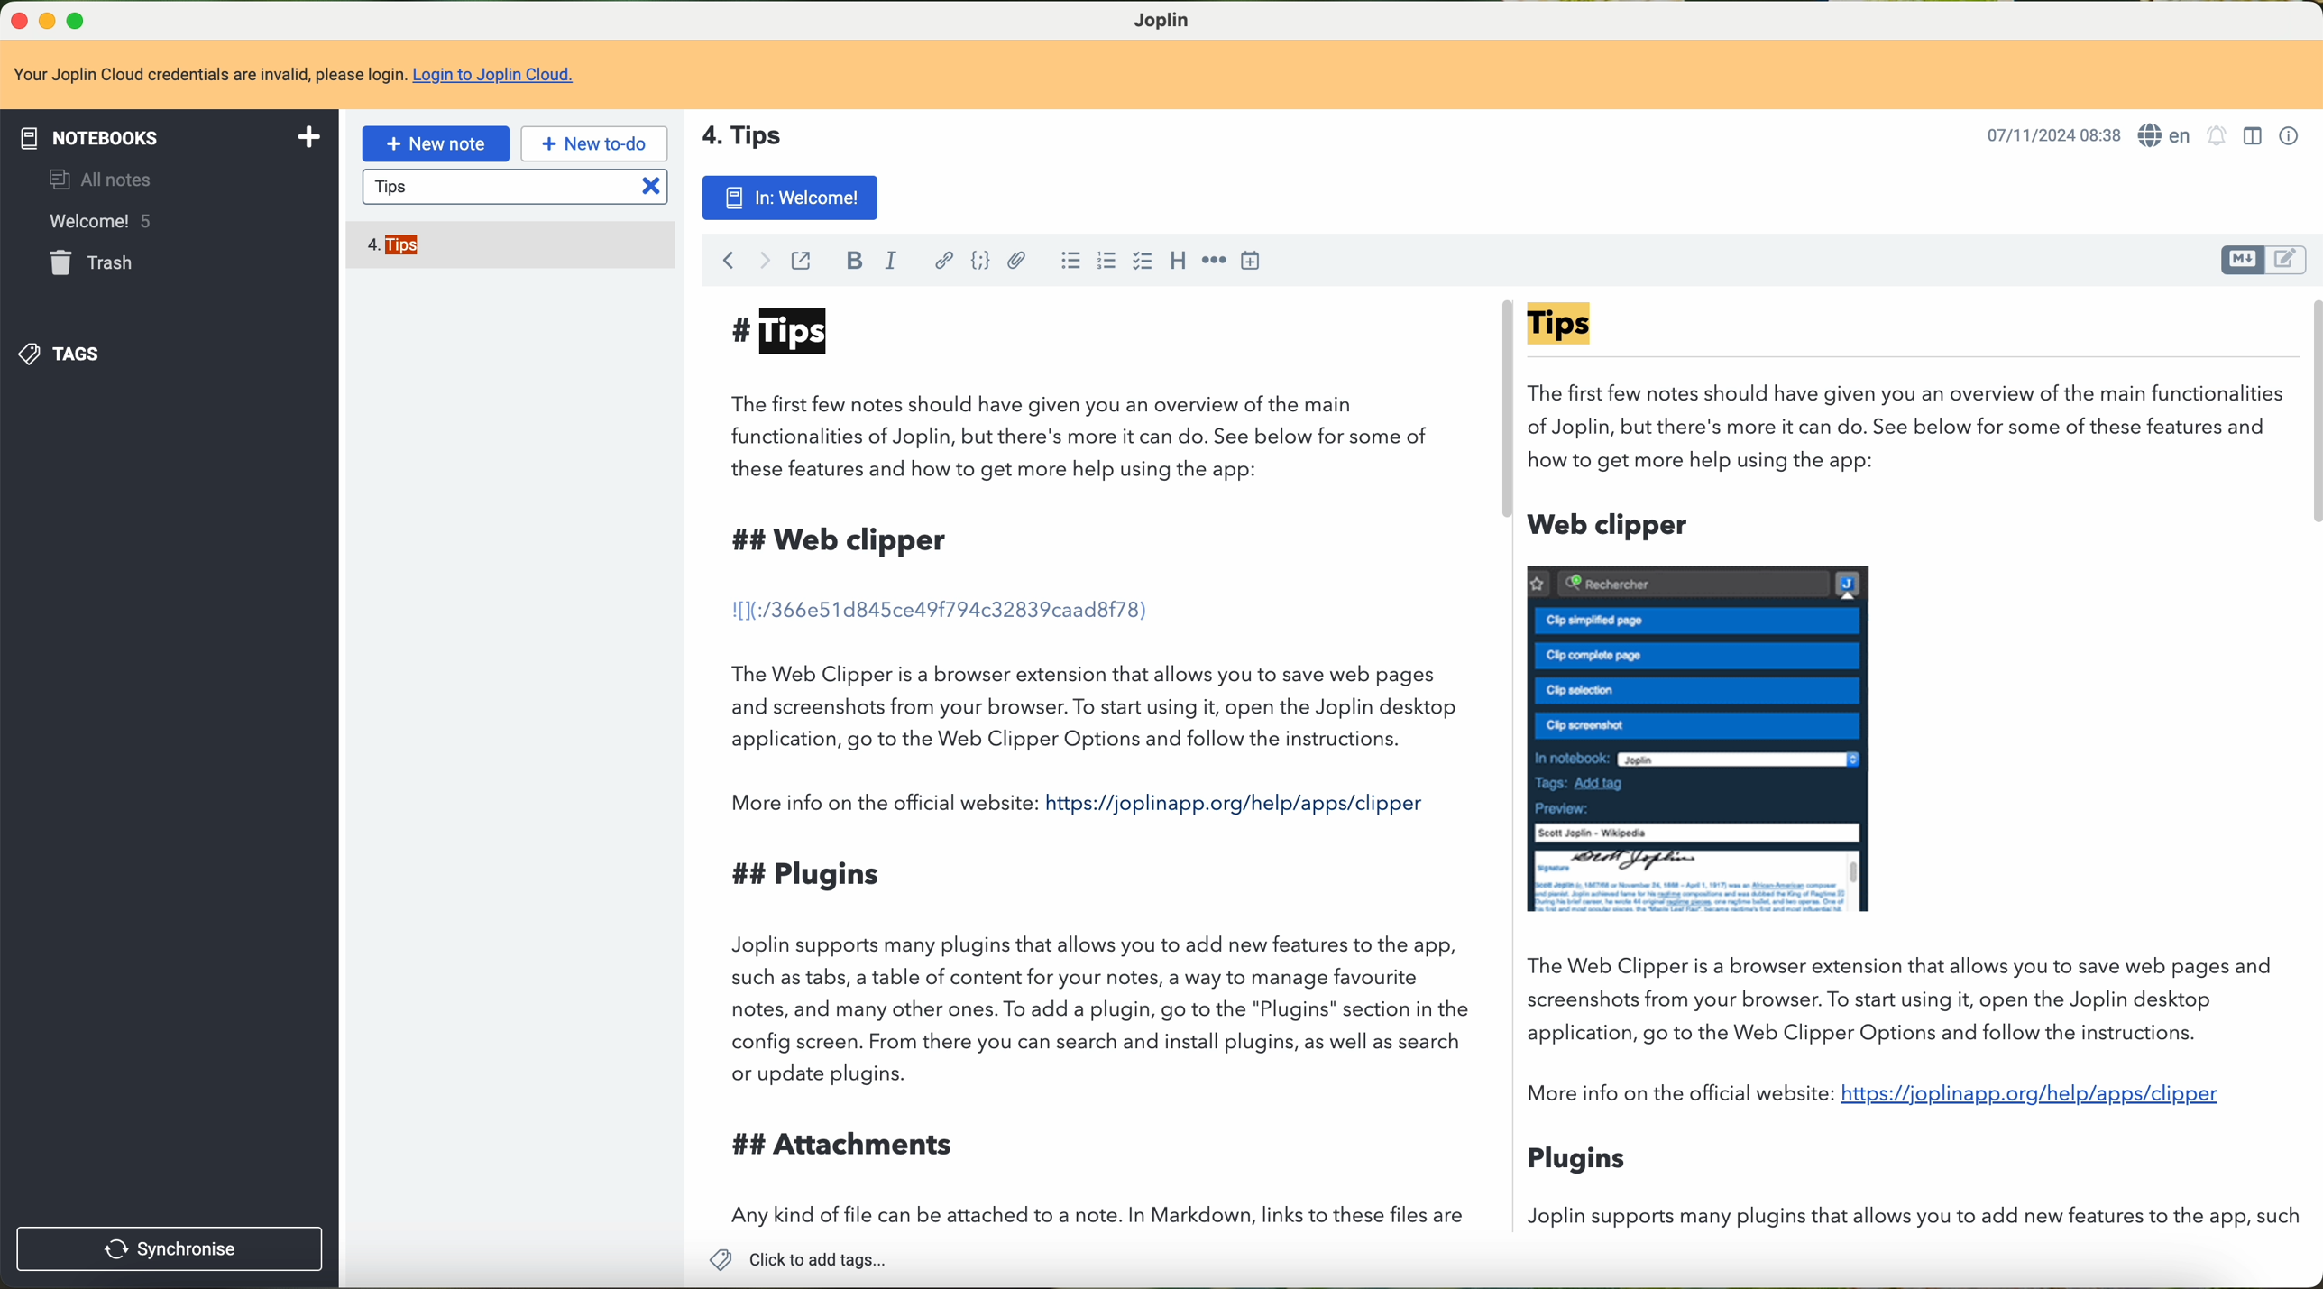  I want to click on close Joplin, so click(14, 22).